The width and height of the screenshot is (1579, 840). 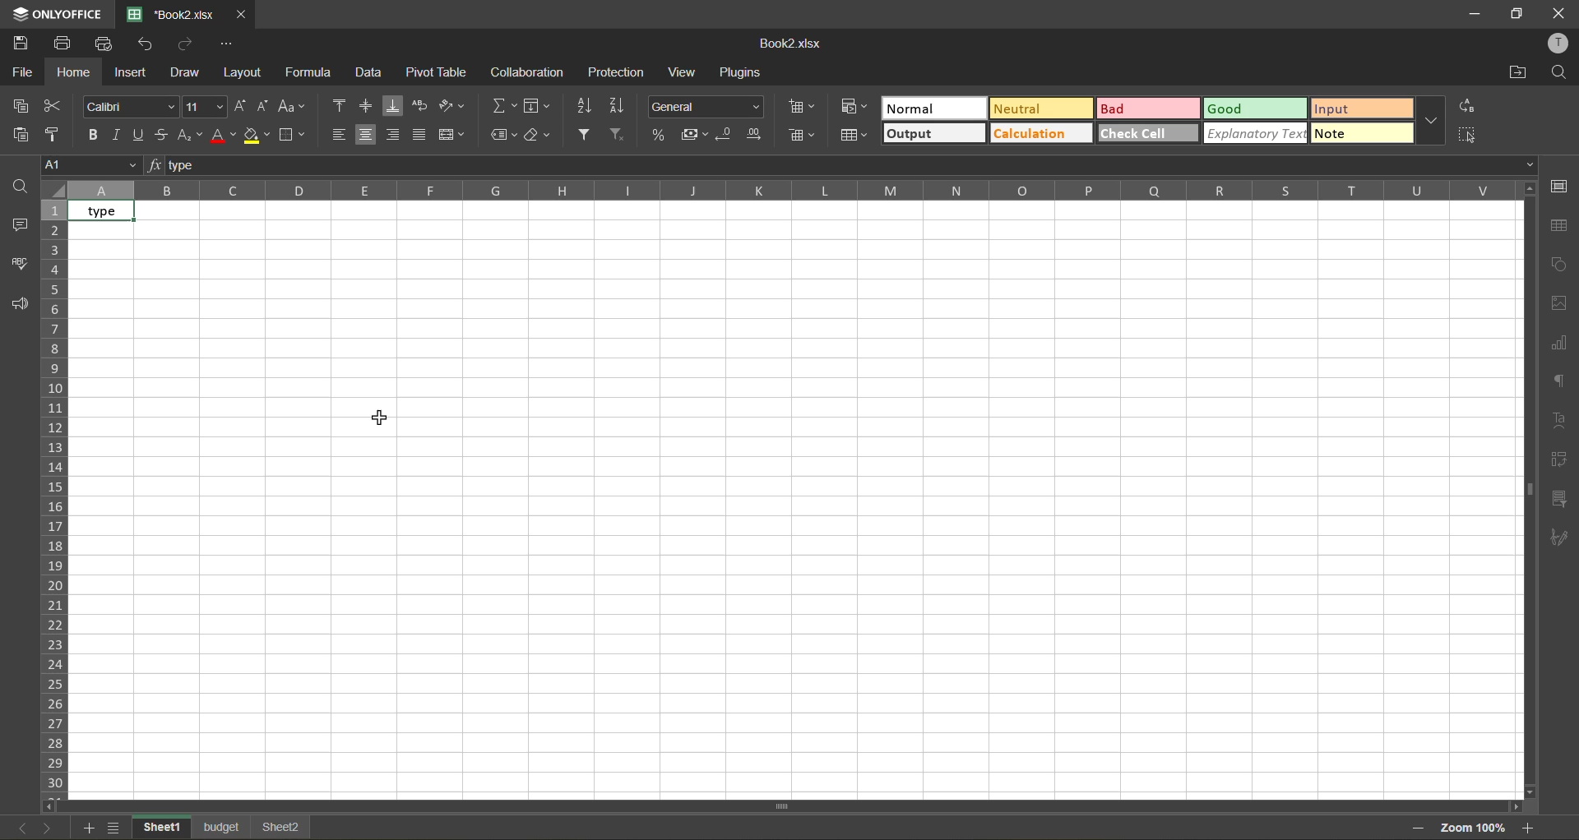 I want to click on maximize, so click(x=1516, y=14).